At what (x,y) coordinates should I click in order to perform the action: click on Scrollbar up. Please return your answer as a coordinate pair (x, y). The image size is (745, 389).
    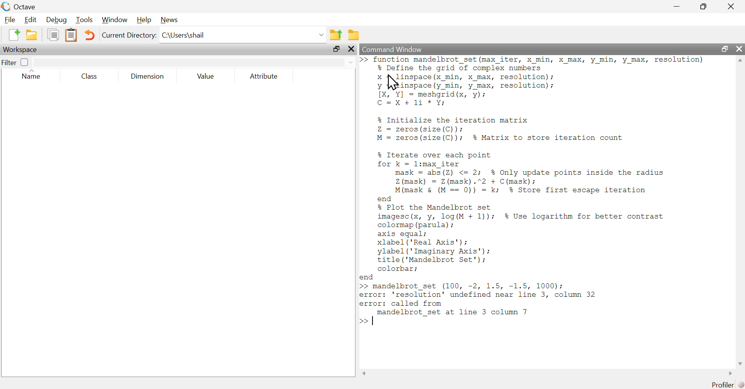
    Looking at the image, I should click on (740, 61).